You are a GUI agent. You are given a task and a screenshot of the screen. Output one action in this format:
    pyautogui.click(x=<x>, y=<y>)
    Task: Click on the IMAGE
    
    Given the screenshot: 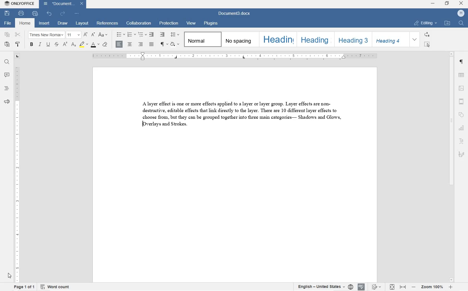 What is the action you would take?
    pyautogui.click(x=462, y=89)
    